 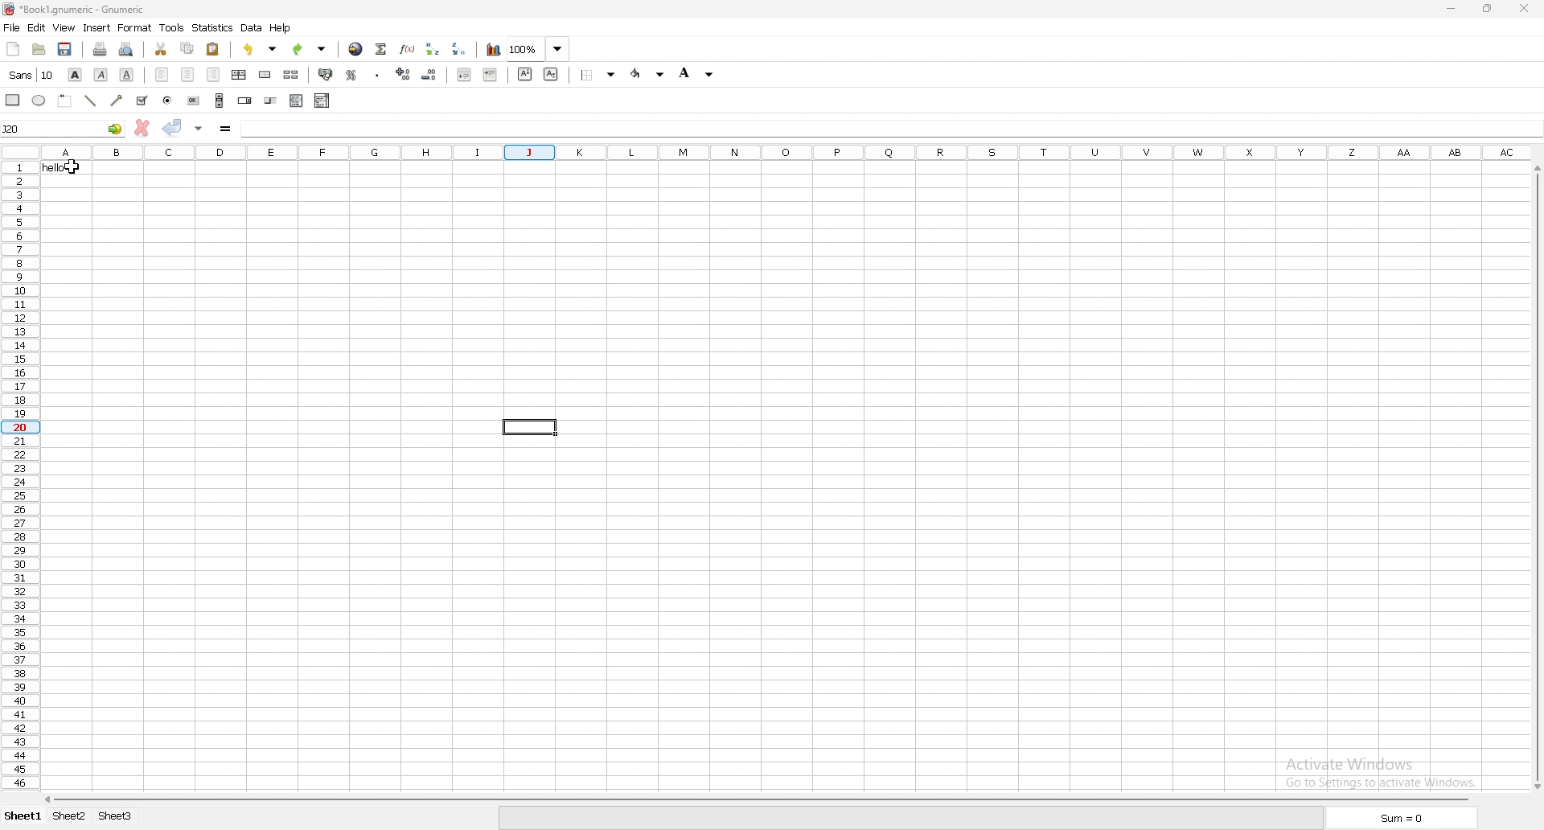 What do you see at coordinates (127, 76) in the screenshot?
I see `underline` at bounding box center [127, 76].